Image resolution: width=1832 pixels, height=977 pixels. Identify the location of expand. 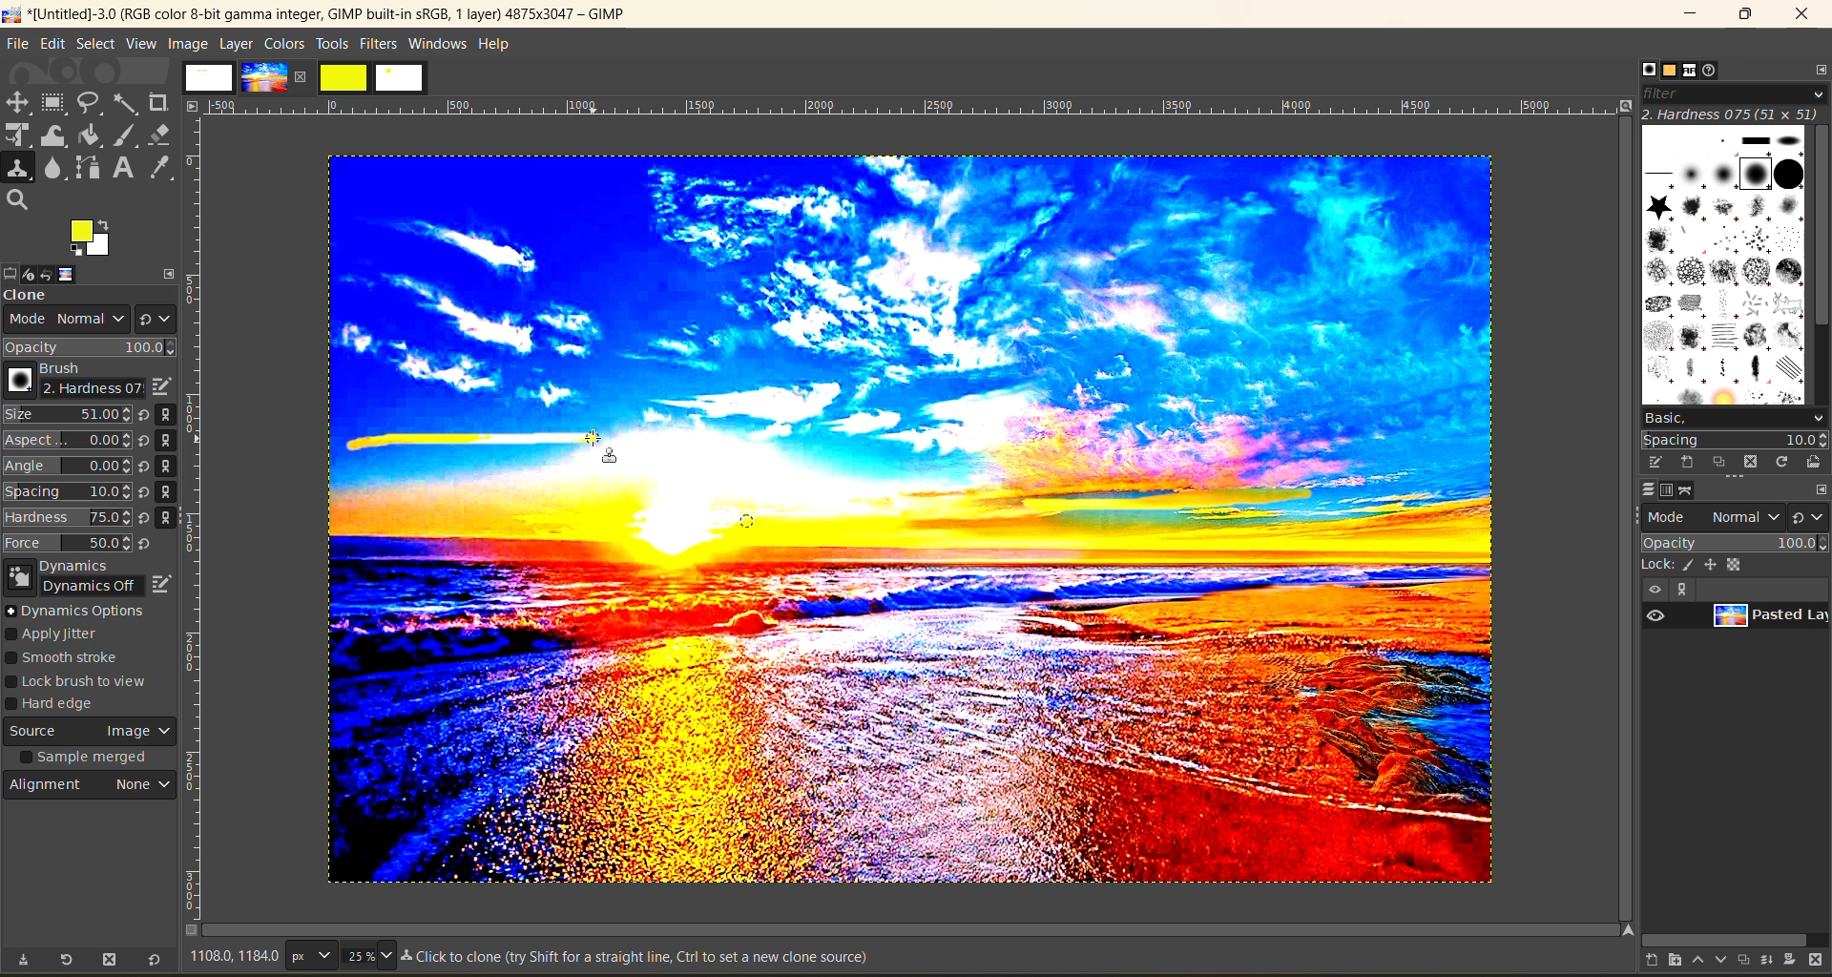
(170, 271).